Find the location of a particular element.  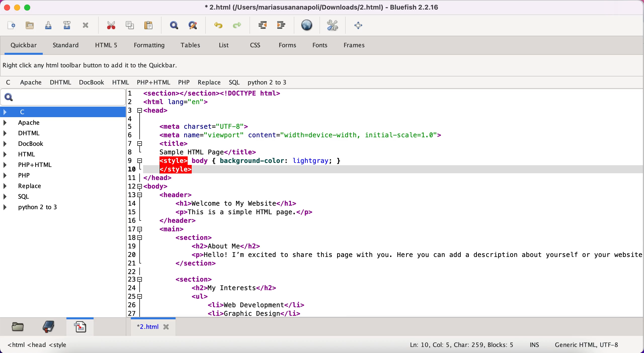

python 2 to 3 is located at coordinates (37, 207).